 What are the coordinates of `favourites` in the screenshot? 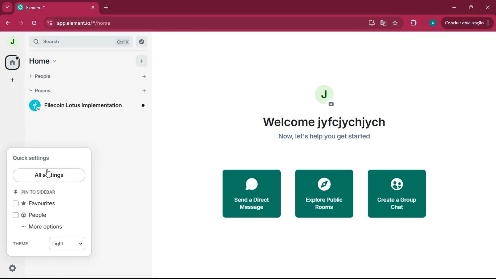 It's located at (39, 204).